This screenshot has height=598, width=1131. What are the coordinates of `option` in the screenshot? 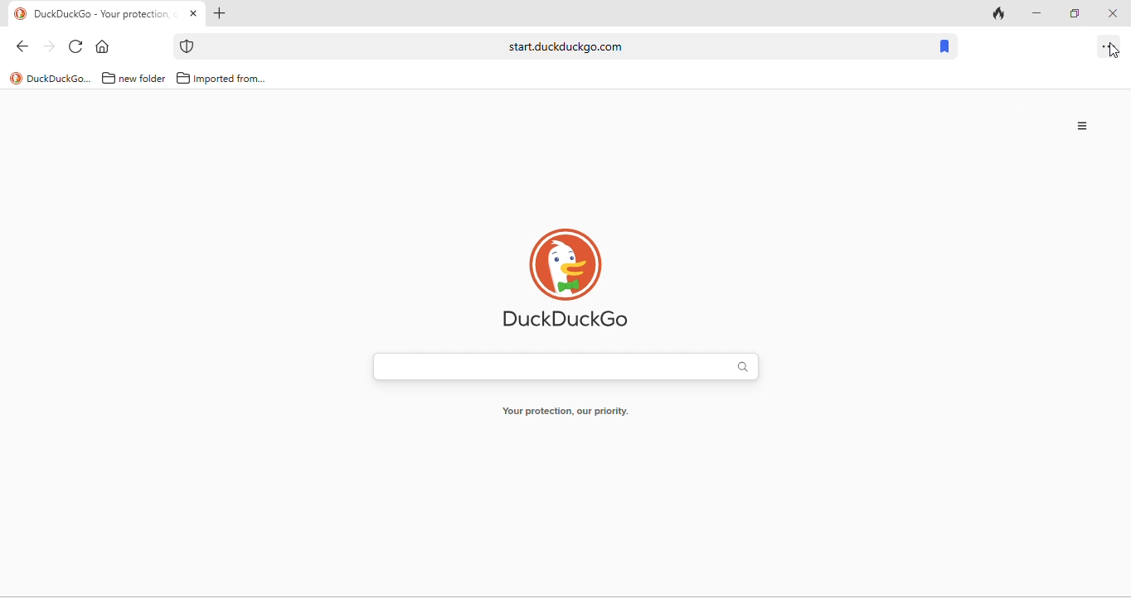 It's located at (1084, 127).